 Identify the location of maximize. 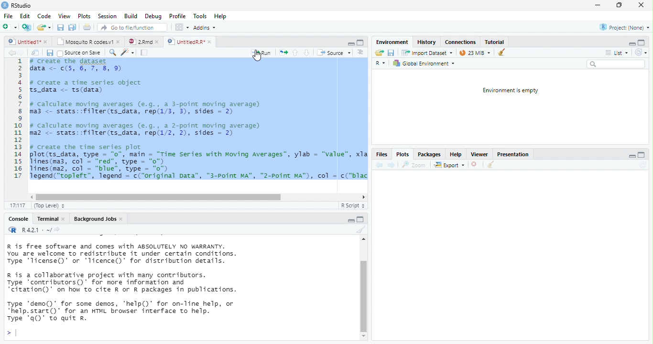
(360, 43).